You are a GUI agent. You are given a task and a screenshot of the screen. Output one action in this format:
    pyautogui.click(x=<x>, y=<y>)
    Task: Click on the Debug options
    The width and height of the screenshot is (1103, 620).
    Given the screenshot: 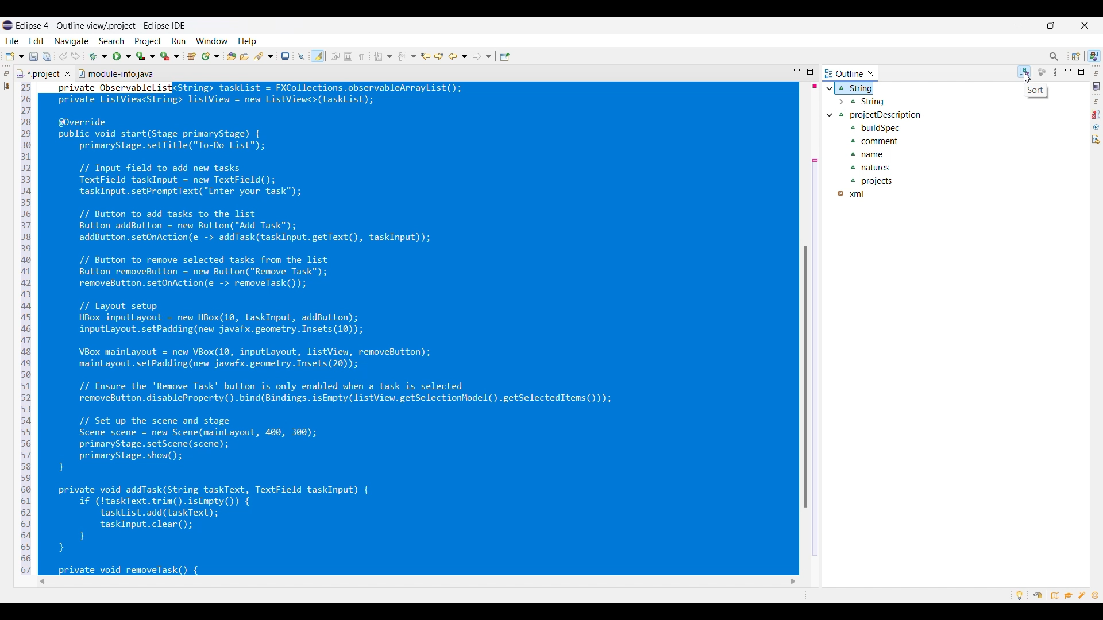 What is the action you would take?
    pyautogui.click(x=98, y=57)
    